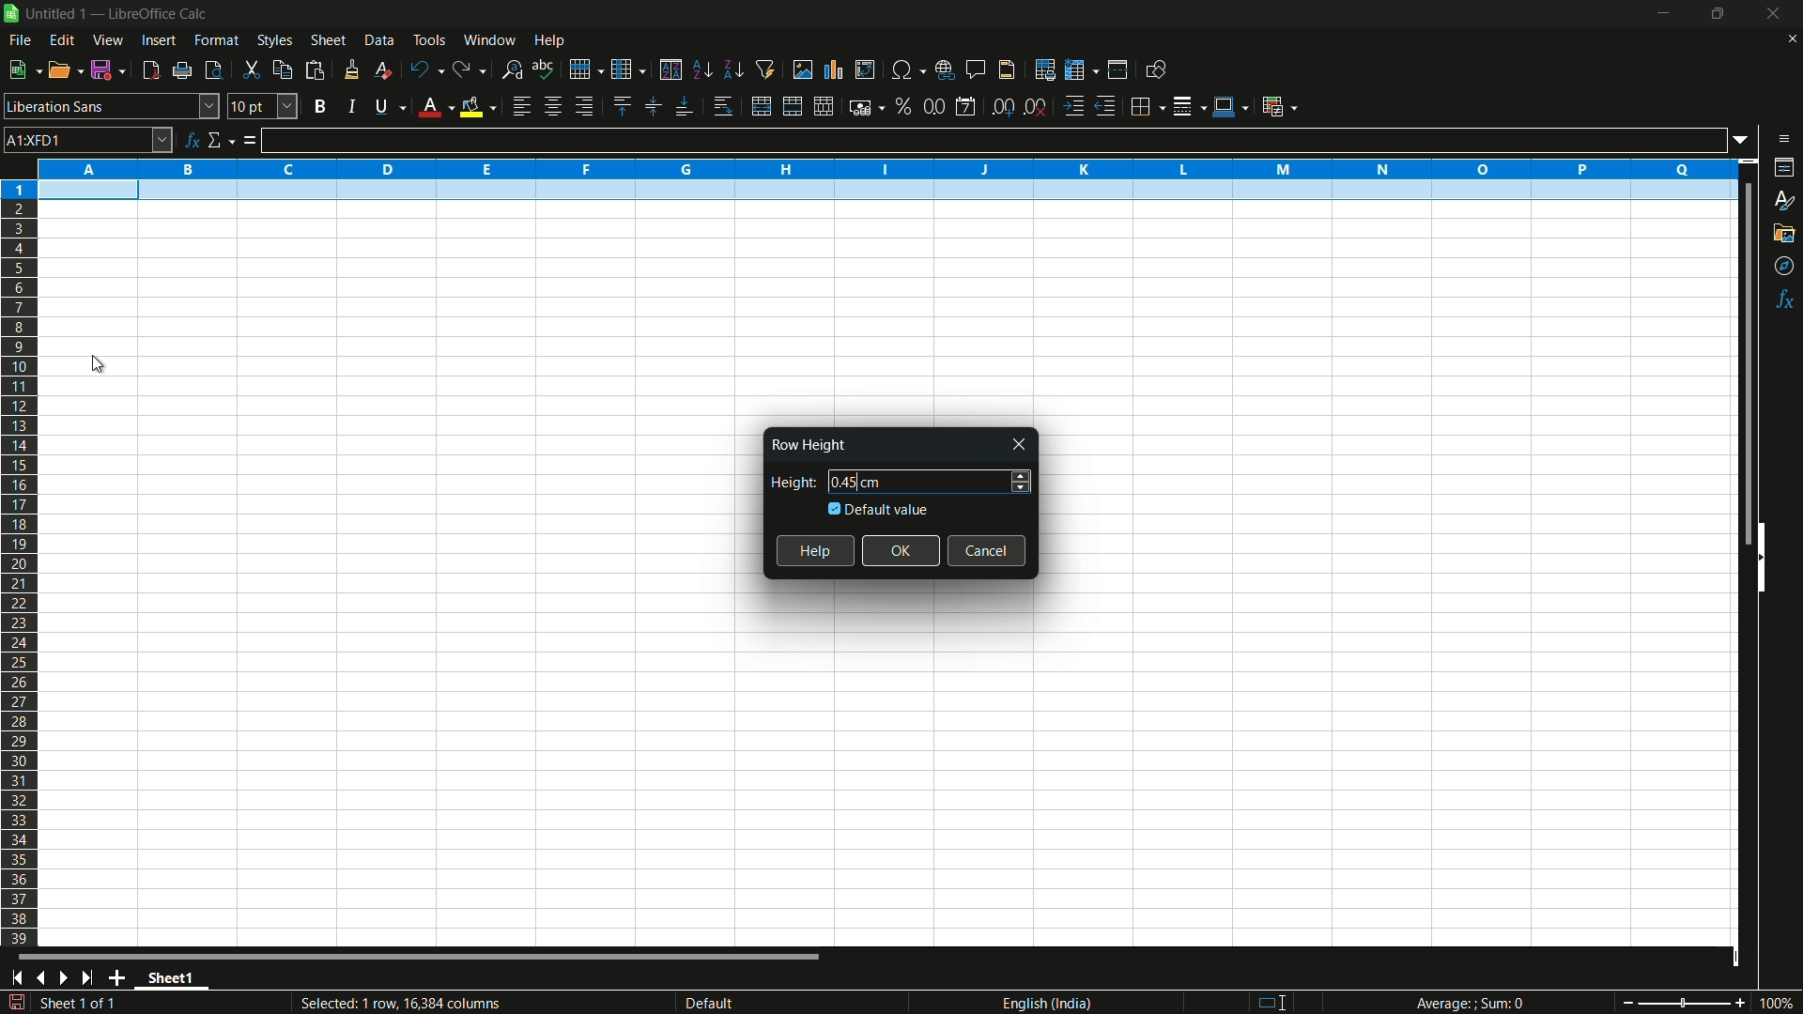 This screenshot has height=1014, width=1803. What do you see at coordinates (315, 70) in the screenshot?
I see `paste` at bounding box center [315, 70].